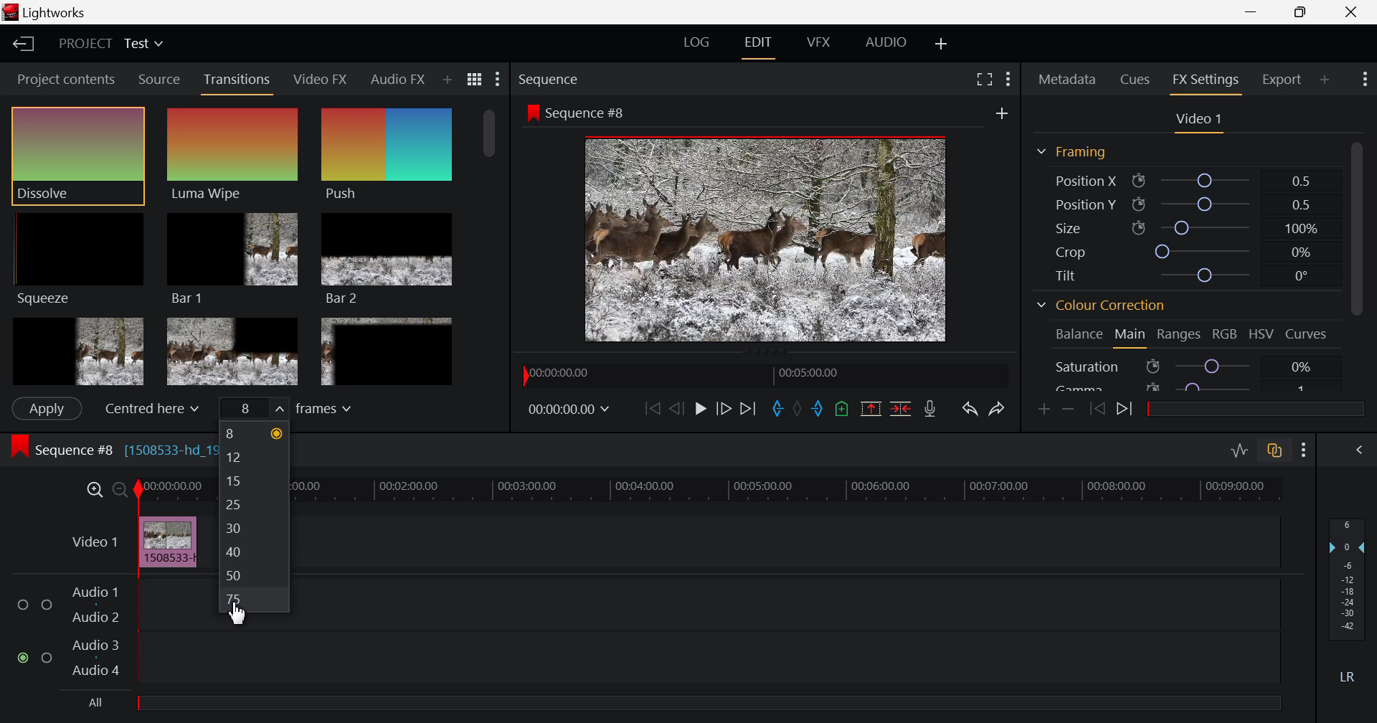  I want to click on show Settings, so click(1010, 80).